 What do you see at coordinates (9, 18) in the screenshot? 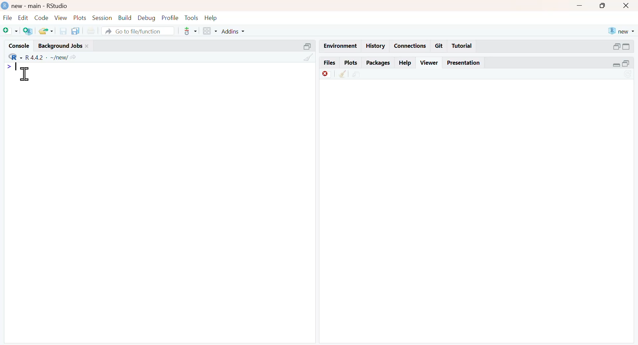
I see `file` at bounding box center [9, 18].